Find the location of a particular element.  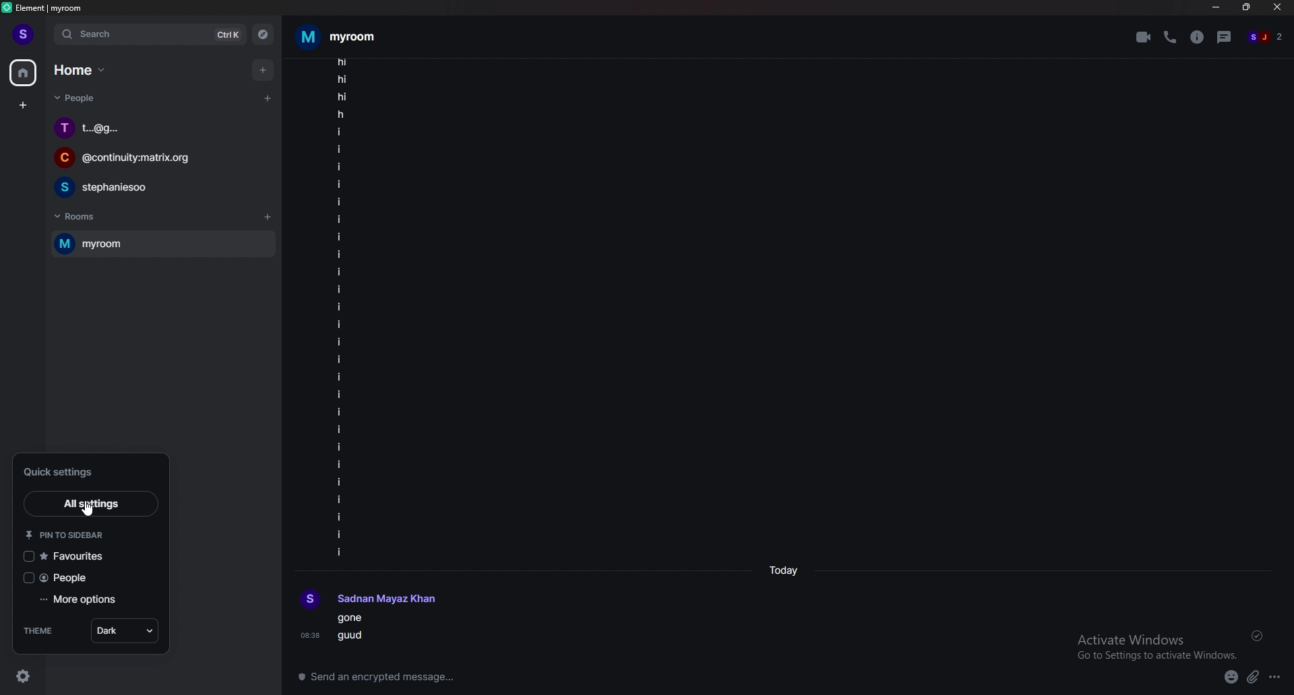

texts is located at coordinates (344, 307).